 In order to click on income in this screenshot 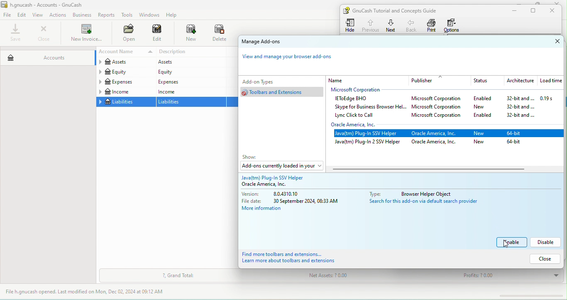, I will do `click(125, 92)`.